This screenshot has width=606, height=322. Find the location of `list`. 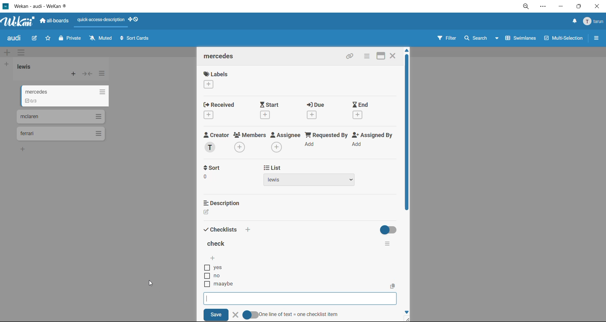

list is located at coordinates (324, 176).